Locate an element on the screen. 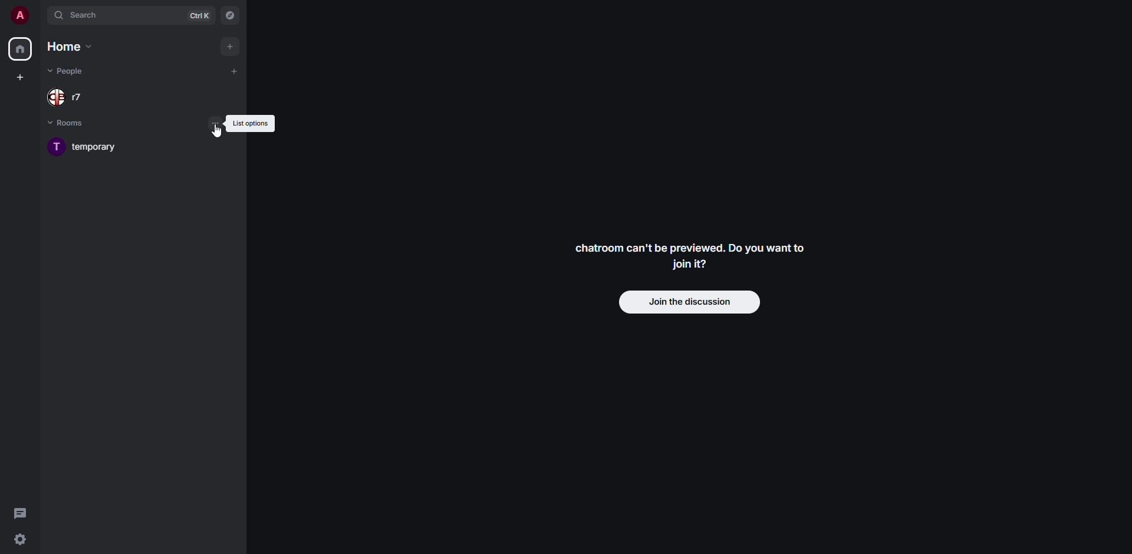 The height and width of the screenshot is (554, 1132). search is located at coordinates (82, 15).